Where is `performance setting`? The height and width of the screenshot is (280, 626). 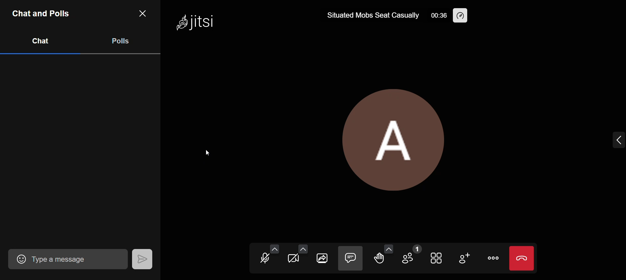 performance setting is located at coordinates (460, 15).